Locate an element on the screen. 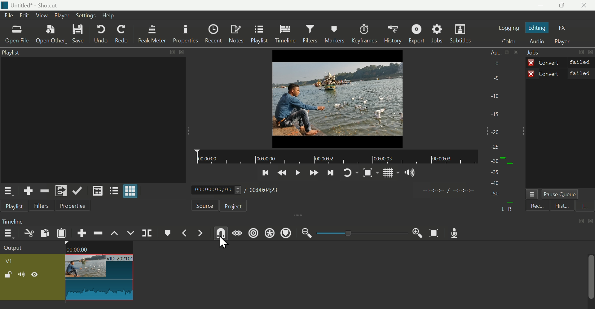 The height and width of the screenshot is (309, 595).  is located at coordinates (206, 205).